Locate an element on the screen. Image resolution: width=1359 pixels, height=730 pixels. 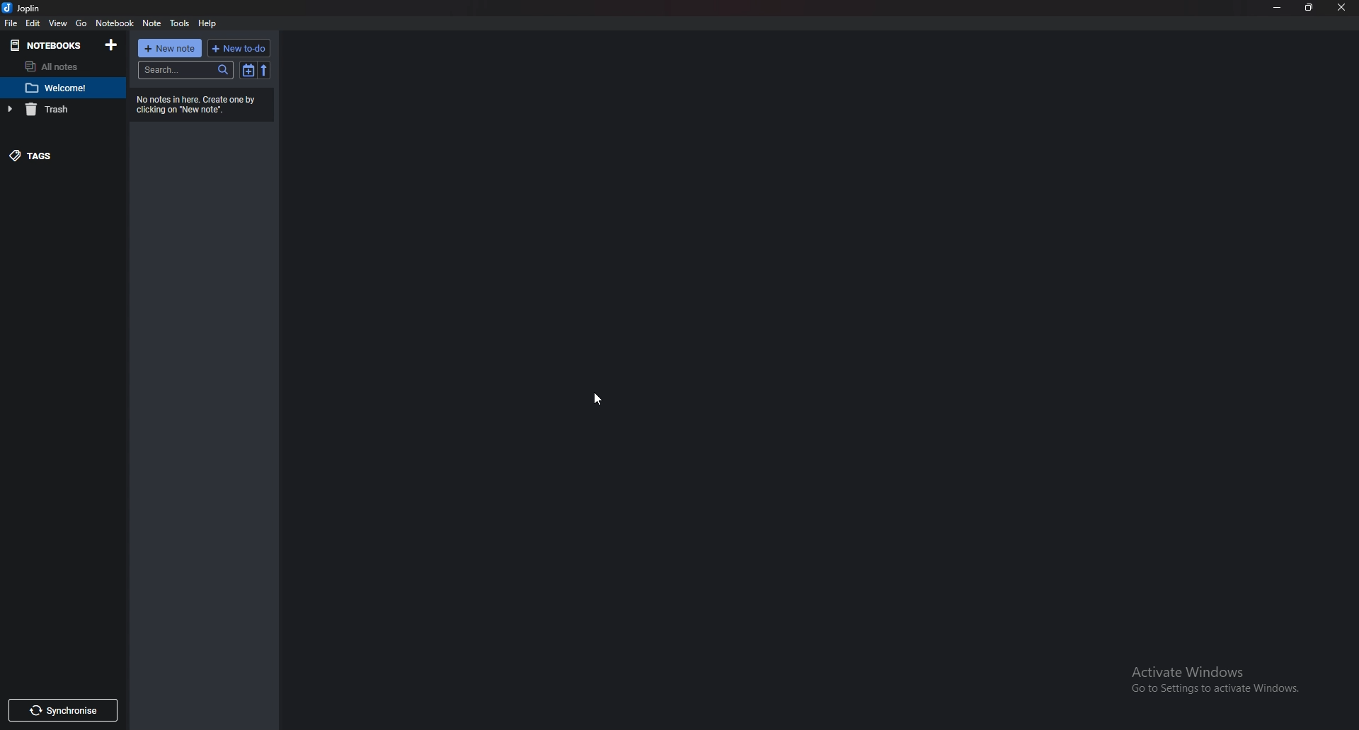
note is located at coordinates (151, 23).